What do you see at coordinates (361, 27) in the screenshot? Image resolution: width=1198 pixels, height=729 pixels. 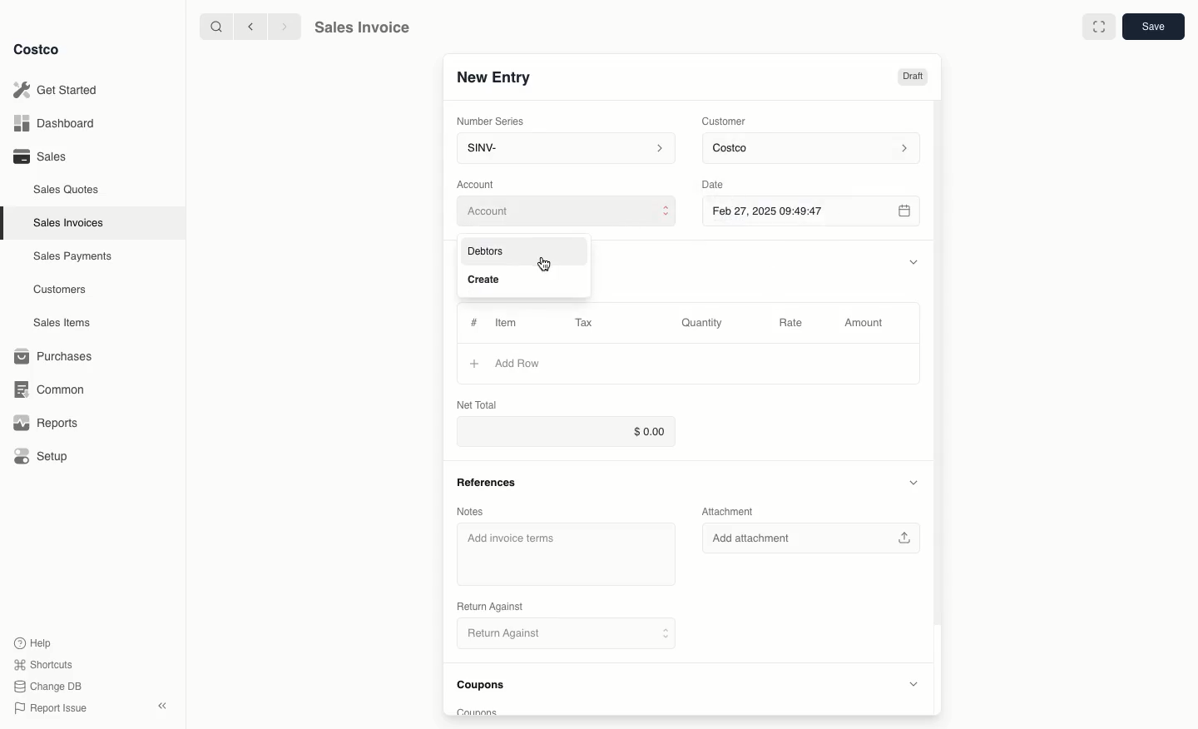 I see `Sales Invoice` at bounding box center [361, 27].